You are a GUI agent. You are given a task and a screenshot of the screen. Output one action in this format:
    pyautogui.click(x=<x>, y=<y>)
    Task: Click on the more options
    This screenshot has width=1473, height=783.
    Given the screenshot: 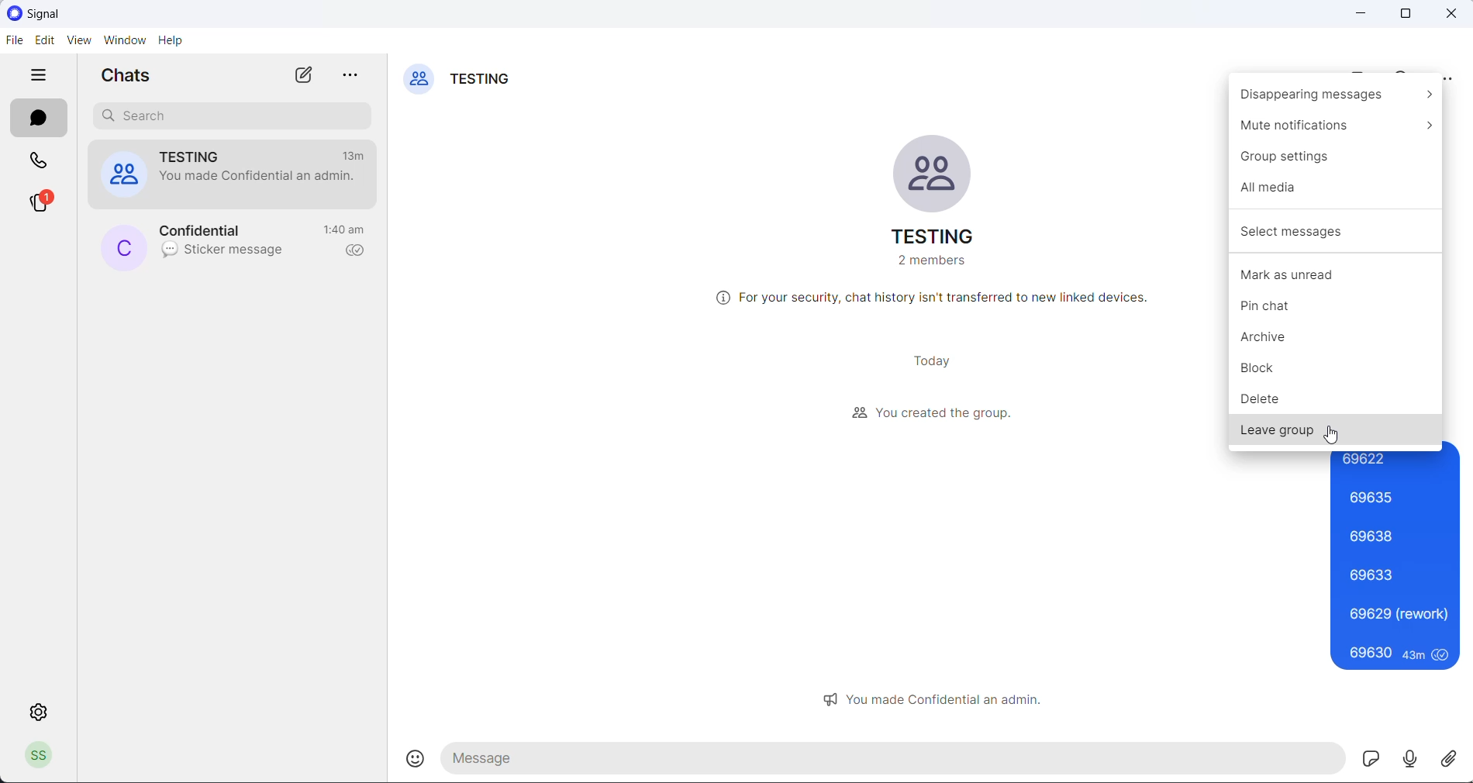 What is the action you would take?
    pyautogui.click(x=355, y=78)
    